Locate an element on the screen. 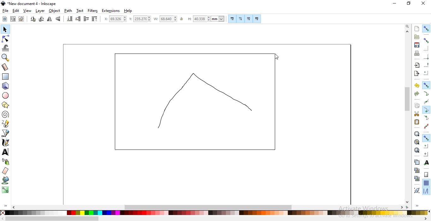 Image resolution: width=431 pixels, height=221 pixels. select all objects in visible a nd unloc is located at coordinates (13, 19).